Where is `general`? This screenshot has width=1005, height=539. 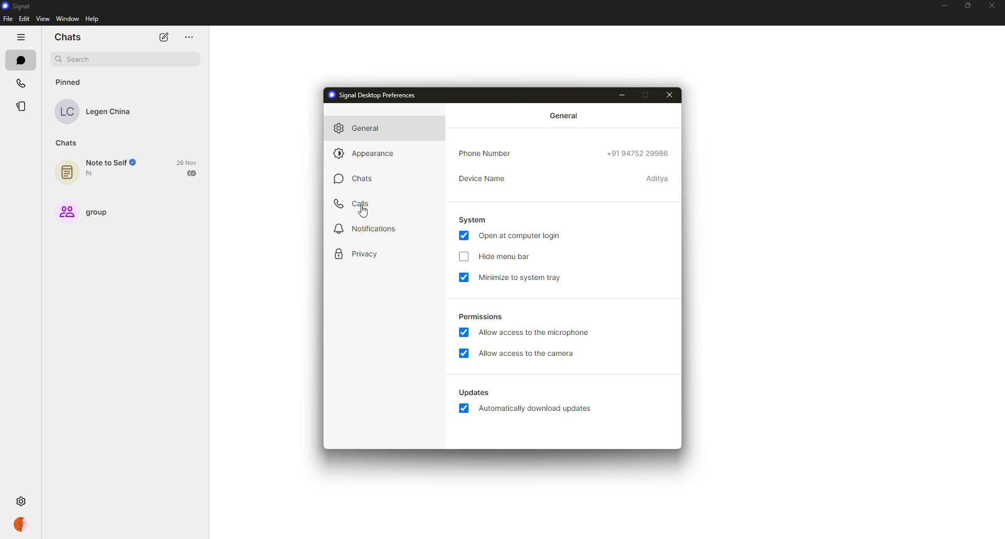 general is located at coordinates (564, 116).